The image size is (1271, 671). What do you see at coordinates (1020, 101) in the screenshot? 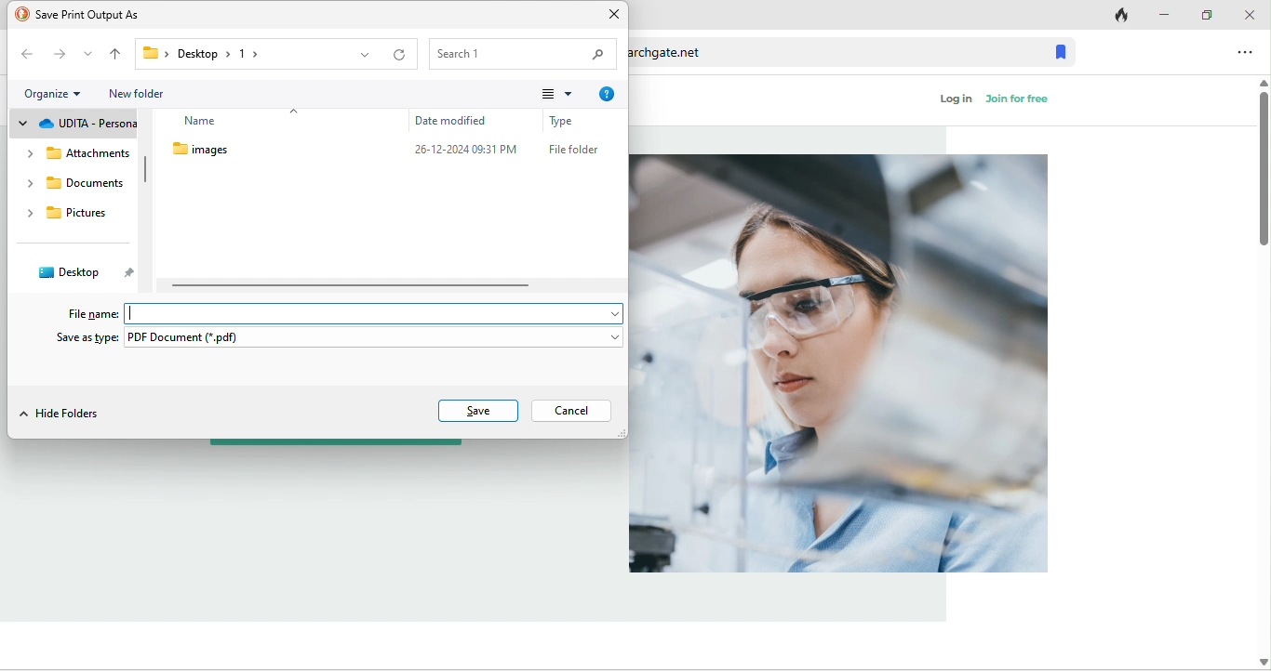
I see `join for free` at bounding box center [1020, 101].